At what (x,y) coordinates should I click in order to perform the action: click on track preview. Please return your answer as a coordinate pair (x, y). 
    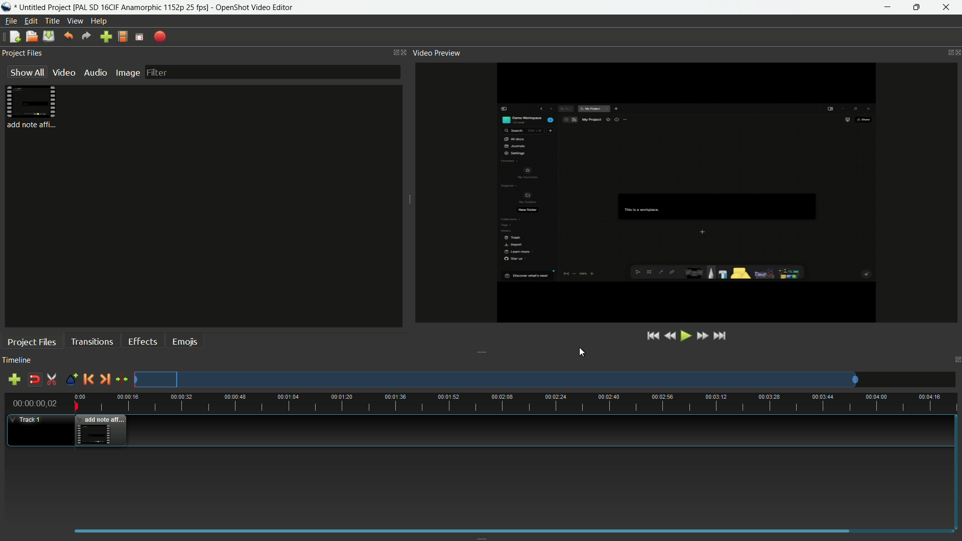
    Looking at the image, I should click on (498, 380).